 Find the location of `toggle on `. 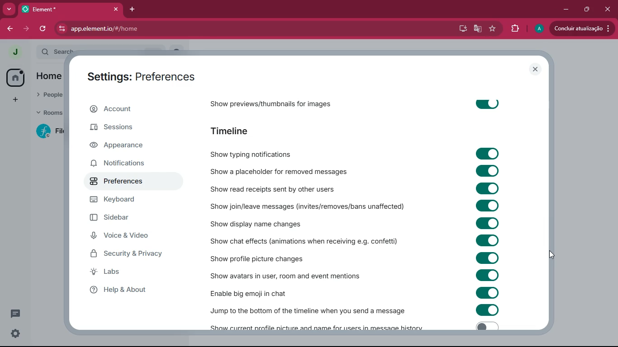

toggle on  is located at coordinates (487, 292).